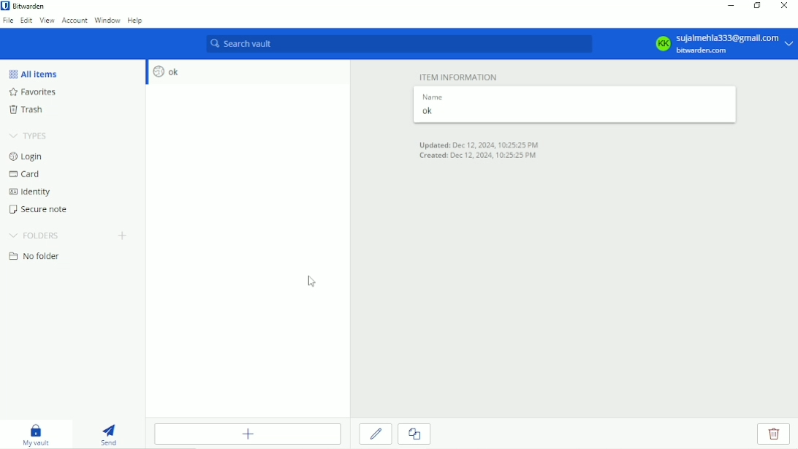 This screenshot has height=449, width=798. I want to click on Card, so click(28, 176).